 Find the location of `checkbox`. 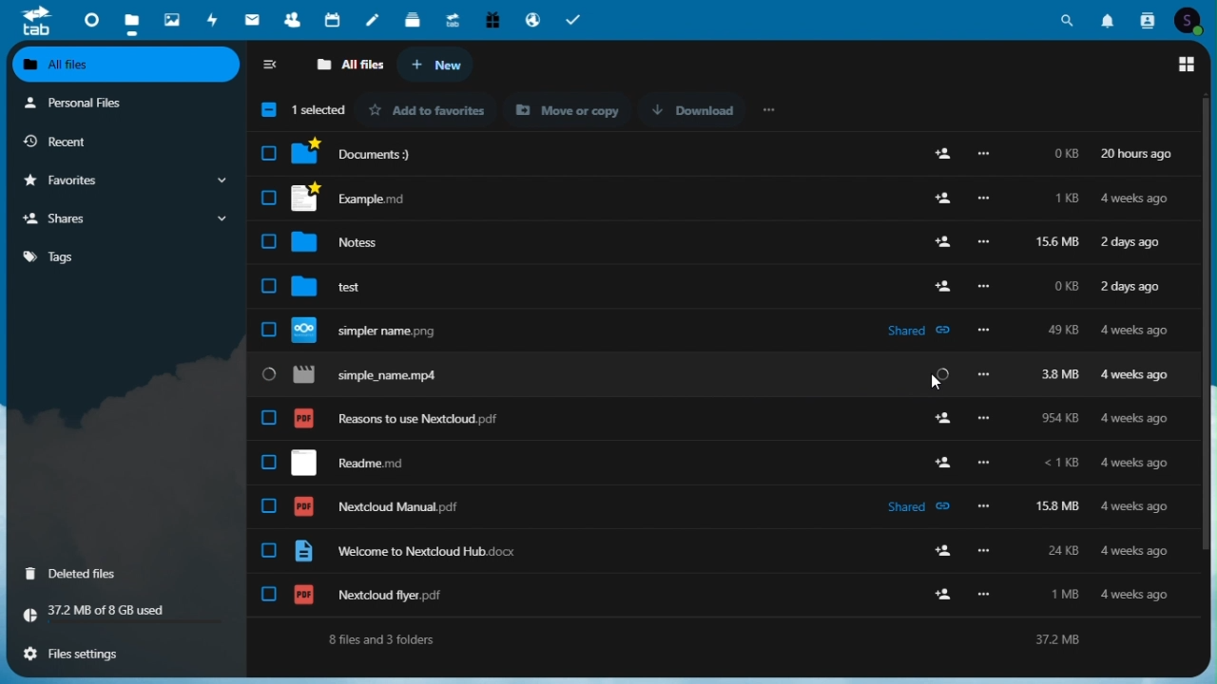

checkbox is located at coordinates (270, 107).